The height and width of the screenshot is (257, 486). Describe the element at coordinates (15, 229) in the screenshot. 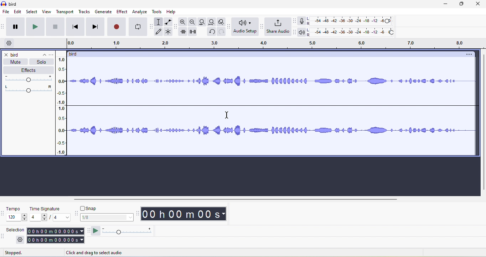

I see `selection` at that location.